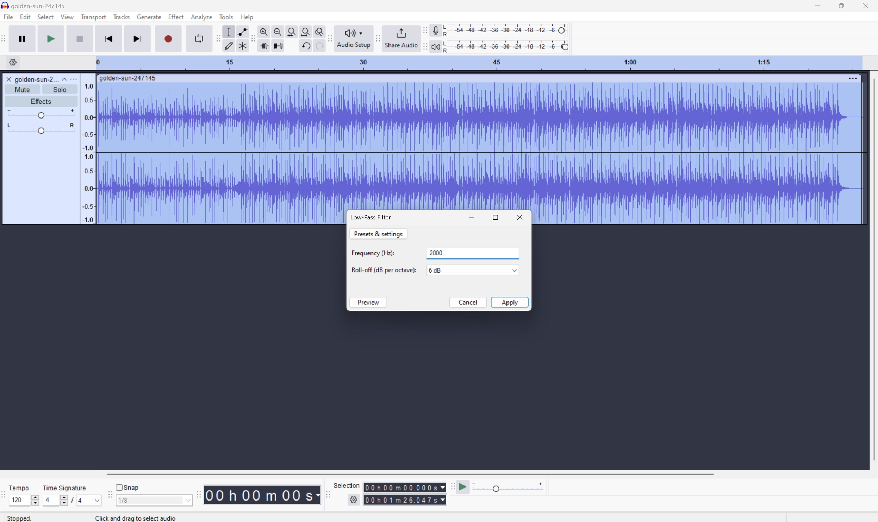 The height and width of the screenshot is (522, 878). I want to click on Draw tool, so click(229, 47).